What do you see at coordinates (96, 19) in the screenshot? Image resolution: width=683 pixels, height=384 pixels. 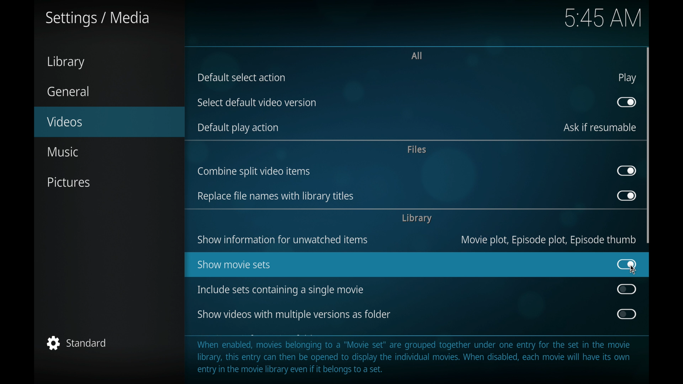 I see `settings` at bounding box center [96, 19].